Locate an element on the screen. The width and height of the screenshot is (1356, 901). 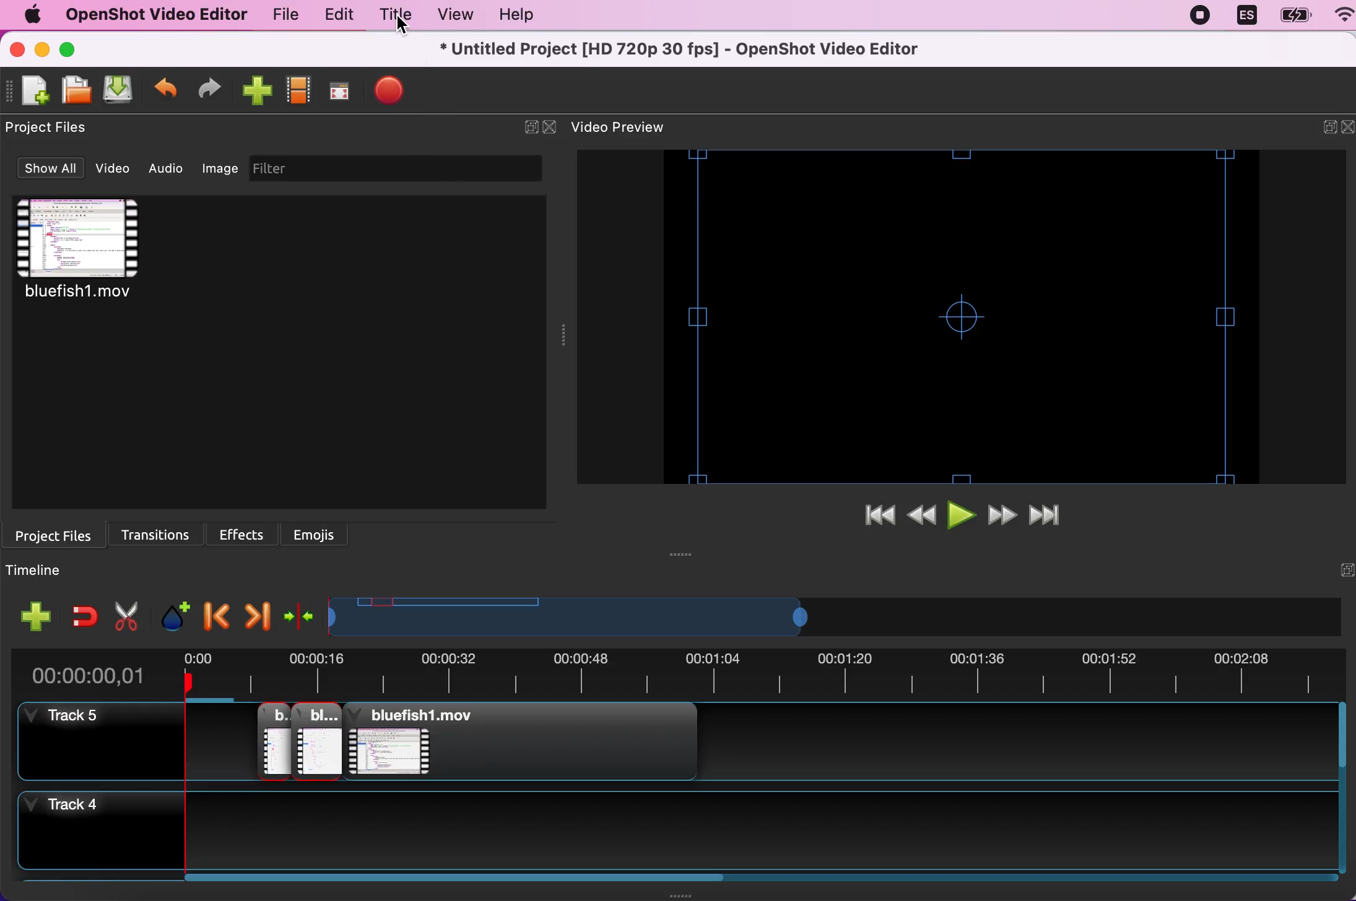
export video is located at coordinates (390, 92).